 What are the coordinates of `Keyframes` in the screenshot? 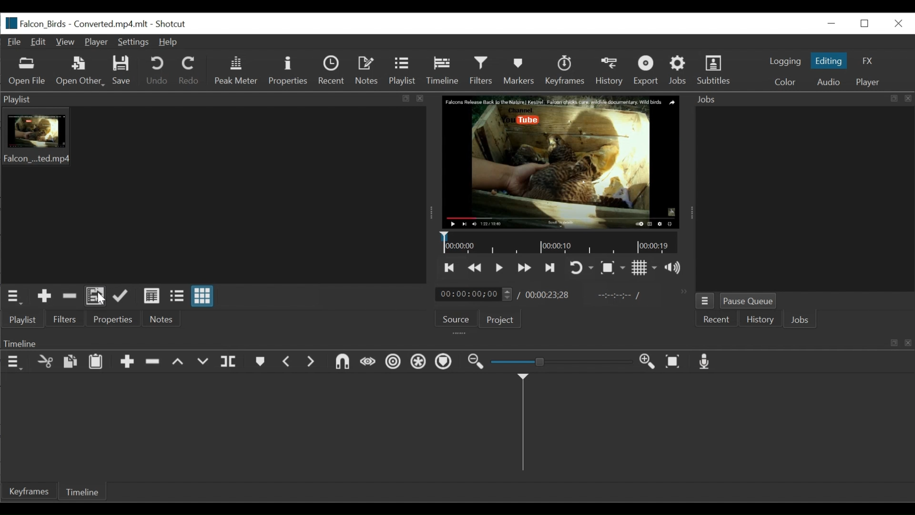 It's located at (565, 71).